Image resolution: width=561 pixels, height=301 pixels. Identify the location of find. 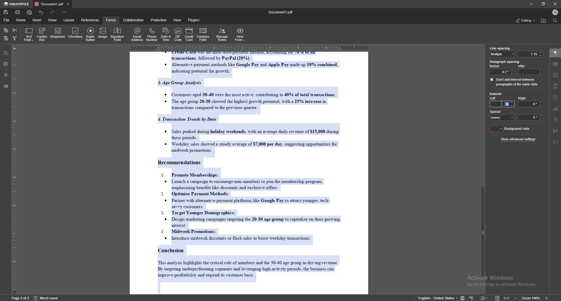
(555, 20).